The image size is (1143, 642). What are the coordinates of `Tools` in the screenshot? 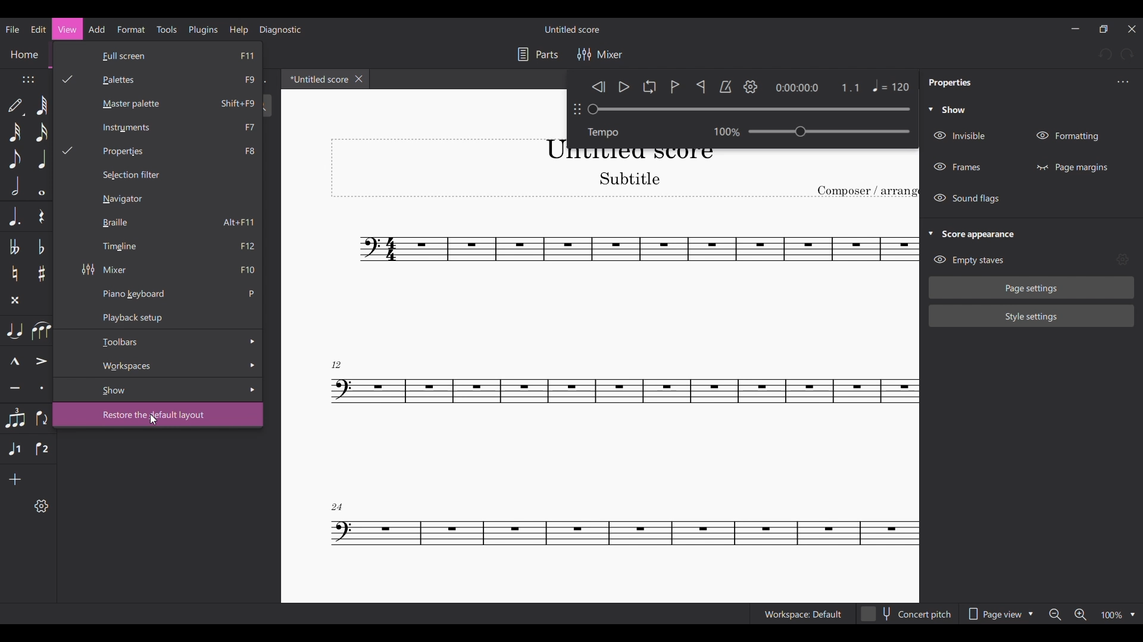 It's located at (167, 29).